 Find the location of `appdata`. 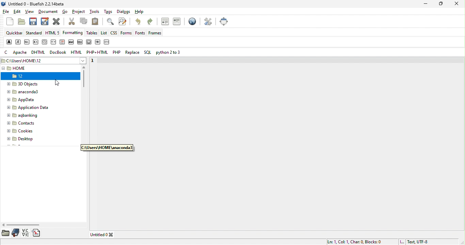

appdata is located at coordinates (23, 100).